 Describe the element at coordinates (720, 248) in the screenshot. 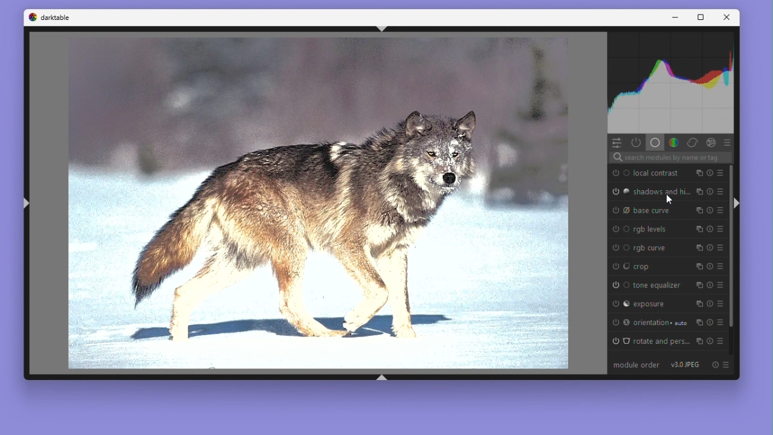

I see `presets` at that location.